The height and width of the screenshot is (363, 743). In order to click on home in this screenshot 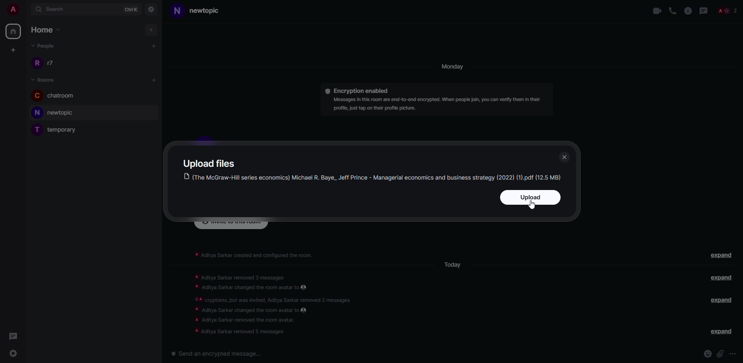, I will do `click(48, 29)`.